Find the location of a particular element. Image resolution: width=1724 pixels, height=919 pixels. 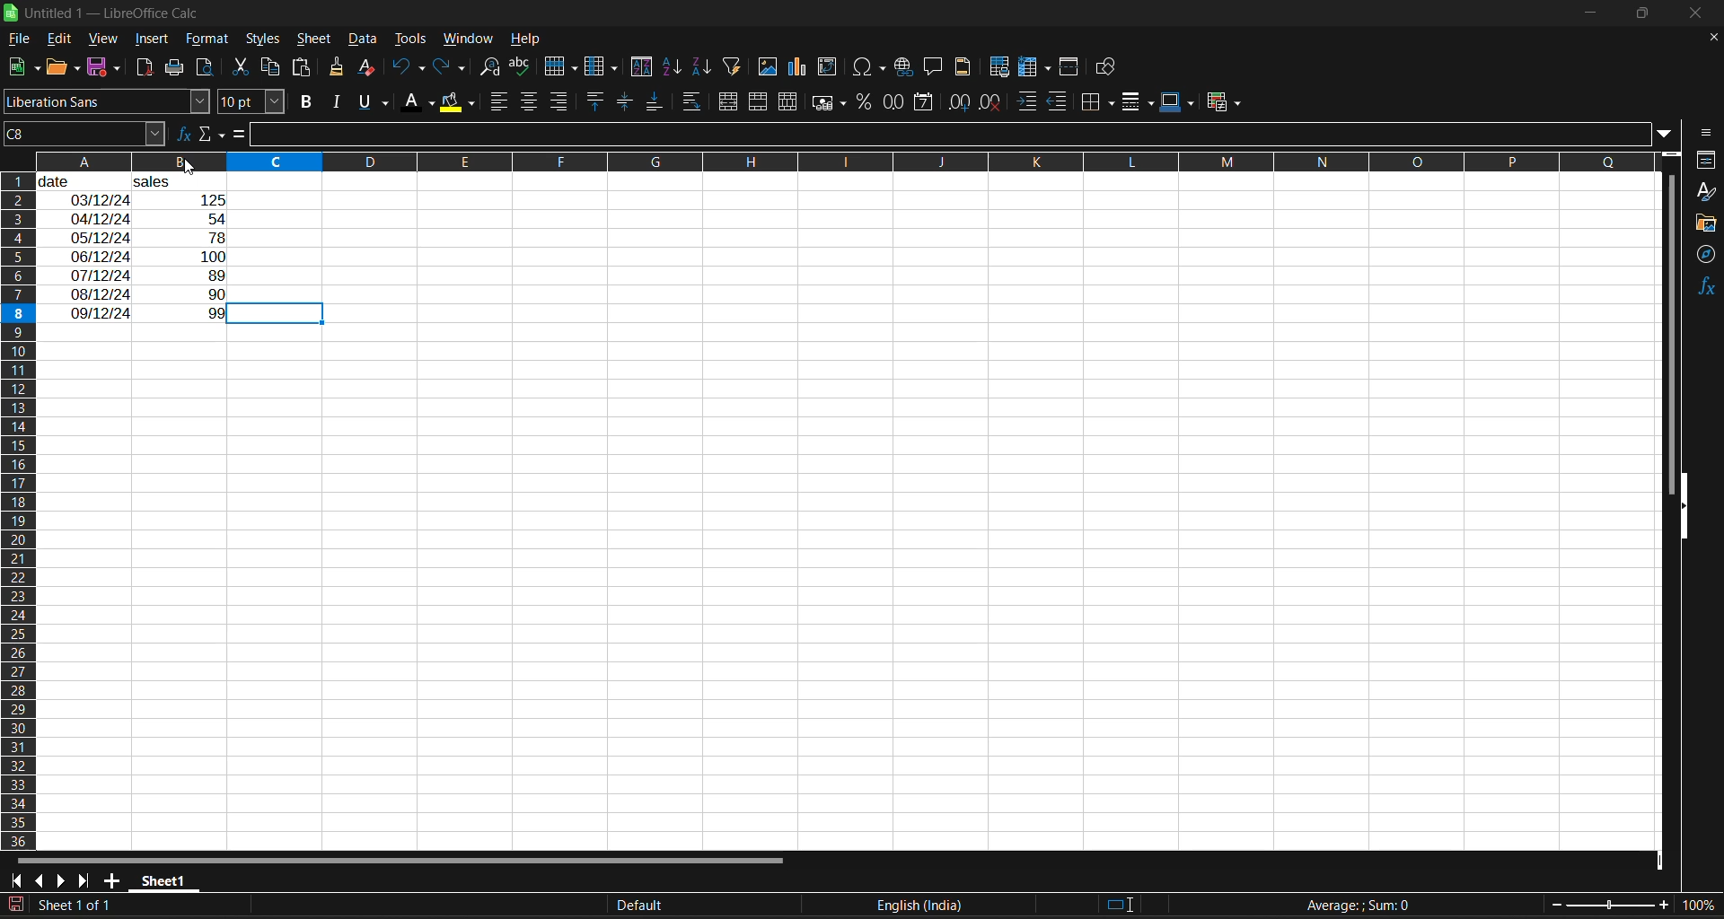

increase indent is located at coordinates (1027, 101).